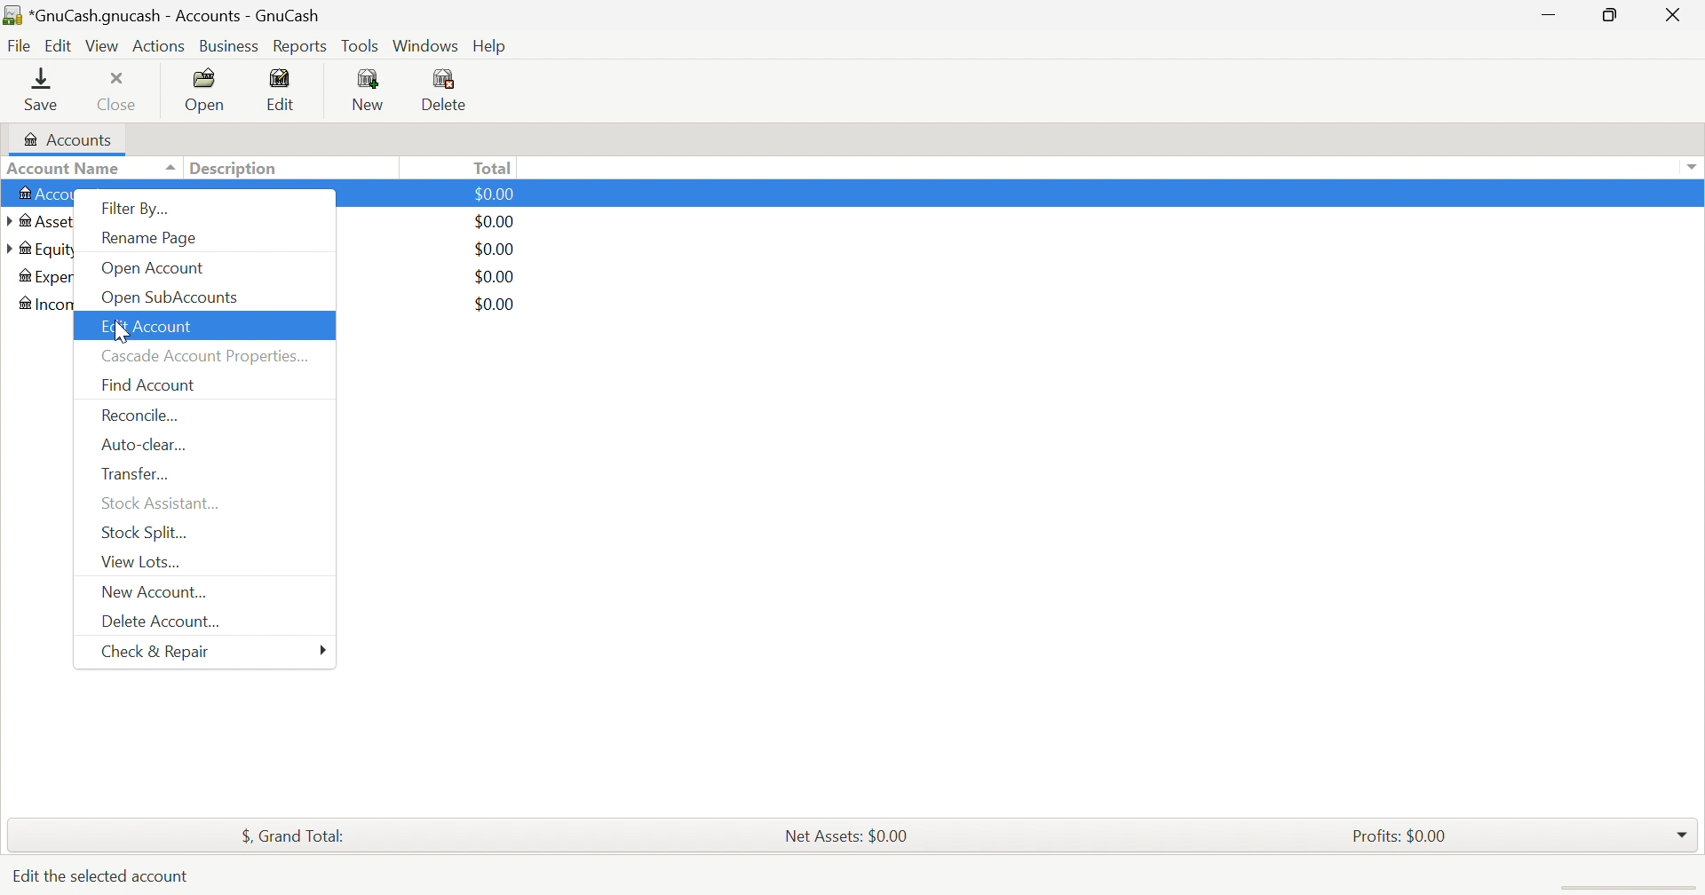 This screenshot has width=1705, height=895. I want to click on View, so click(103, 46).